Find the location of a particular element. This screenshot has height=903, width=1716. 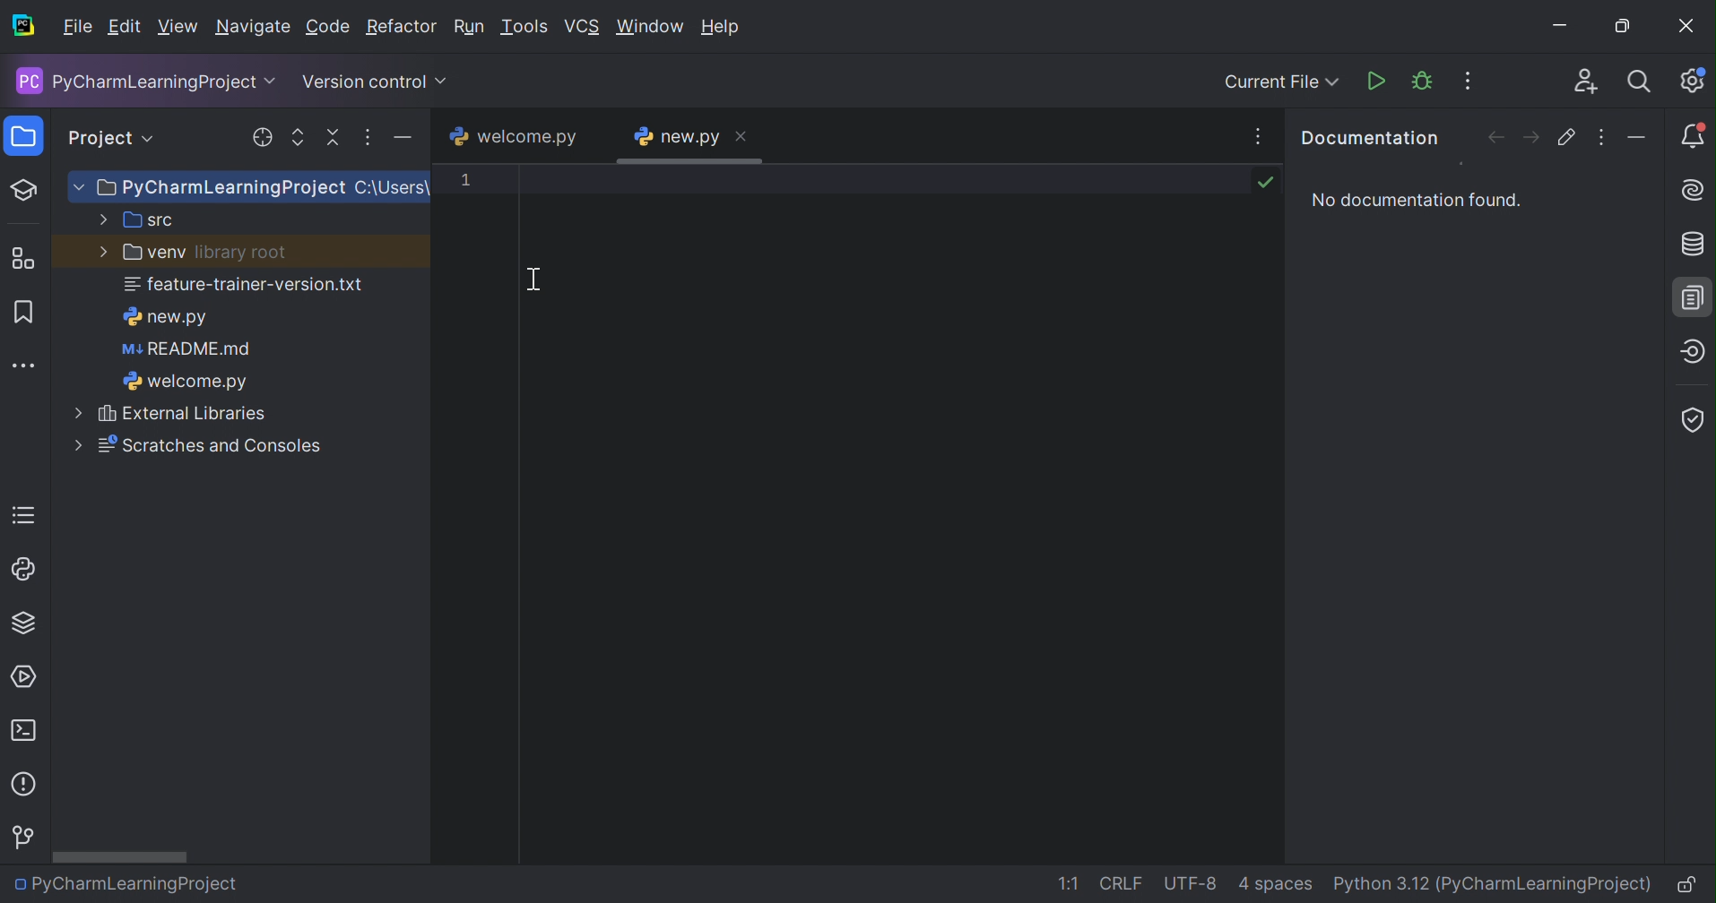

Project icon is located at coordinates (20, 137).